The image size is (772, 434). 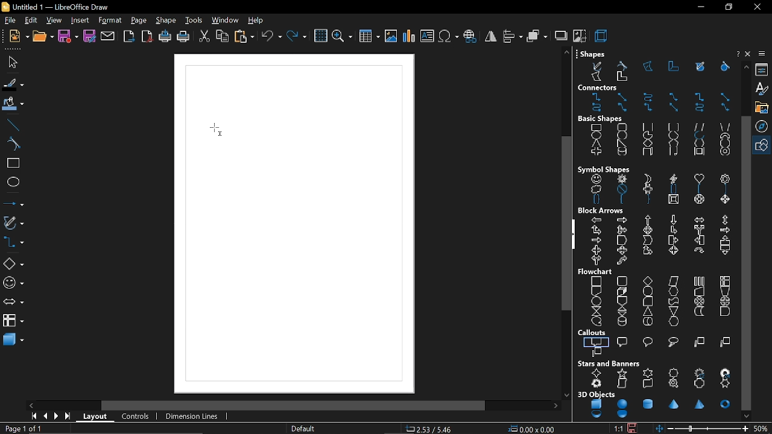 What do you see at coordinates (726, 343) in the screenshot?
I see `line 2` at bounding box center [726, 343].